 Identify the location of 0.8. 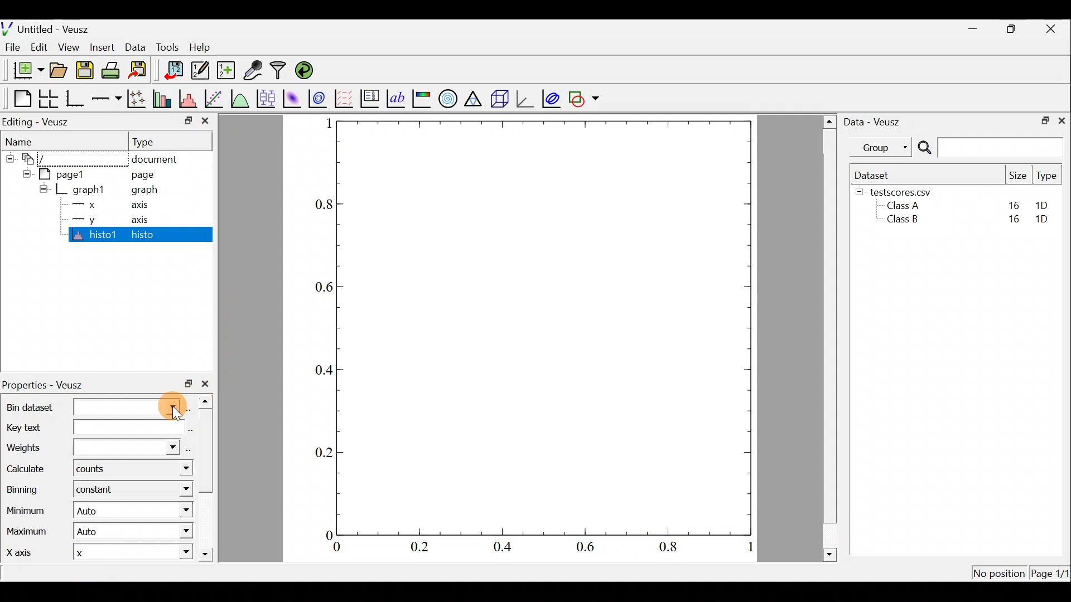
(668, 548).